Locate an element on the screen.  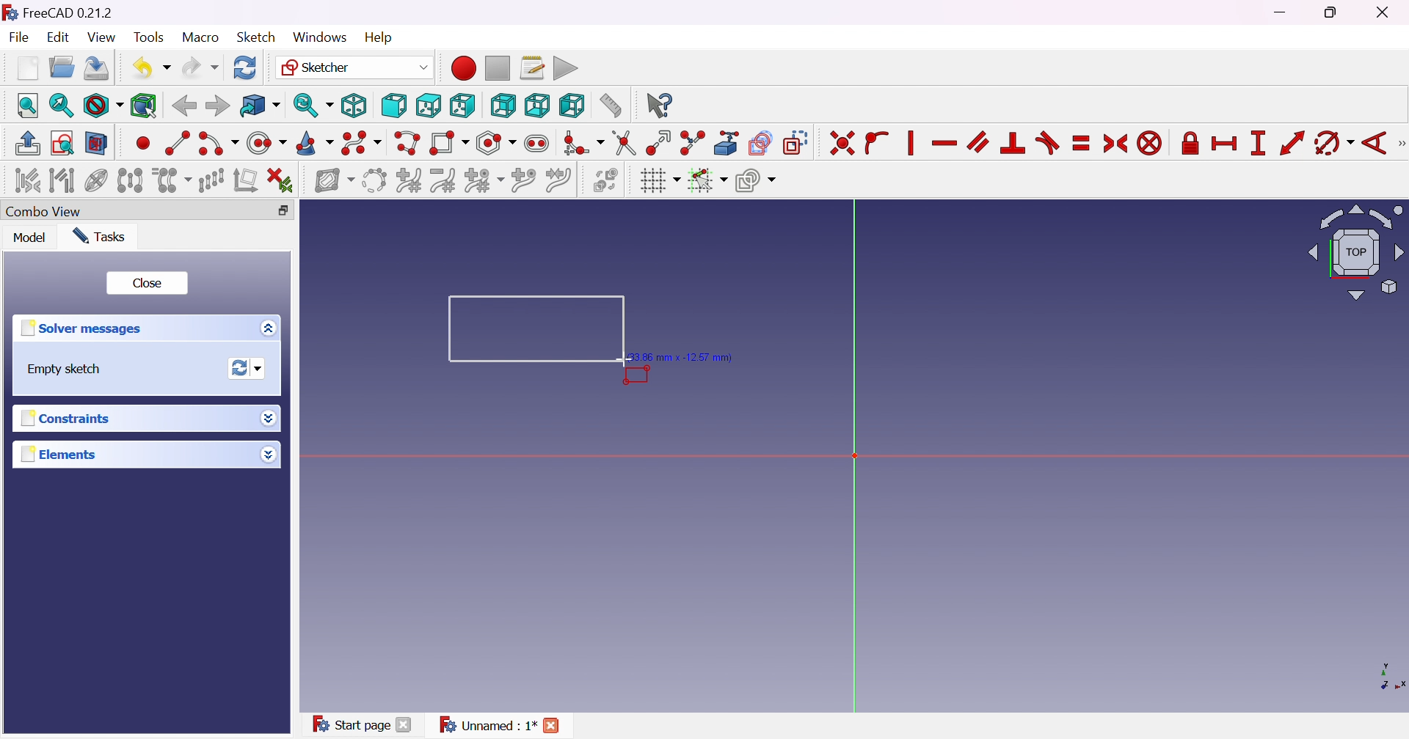
x, y axis plane is located at coordinates (1383, 675).